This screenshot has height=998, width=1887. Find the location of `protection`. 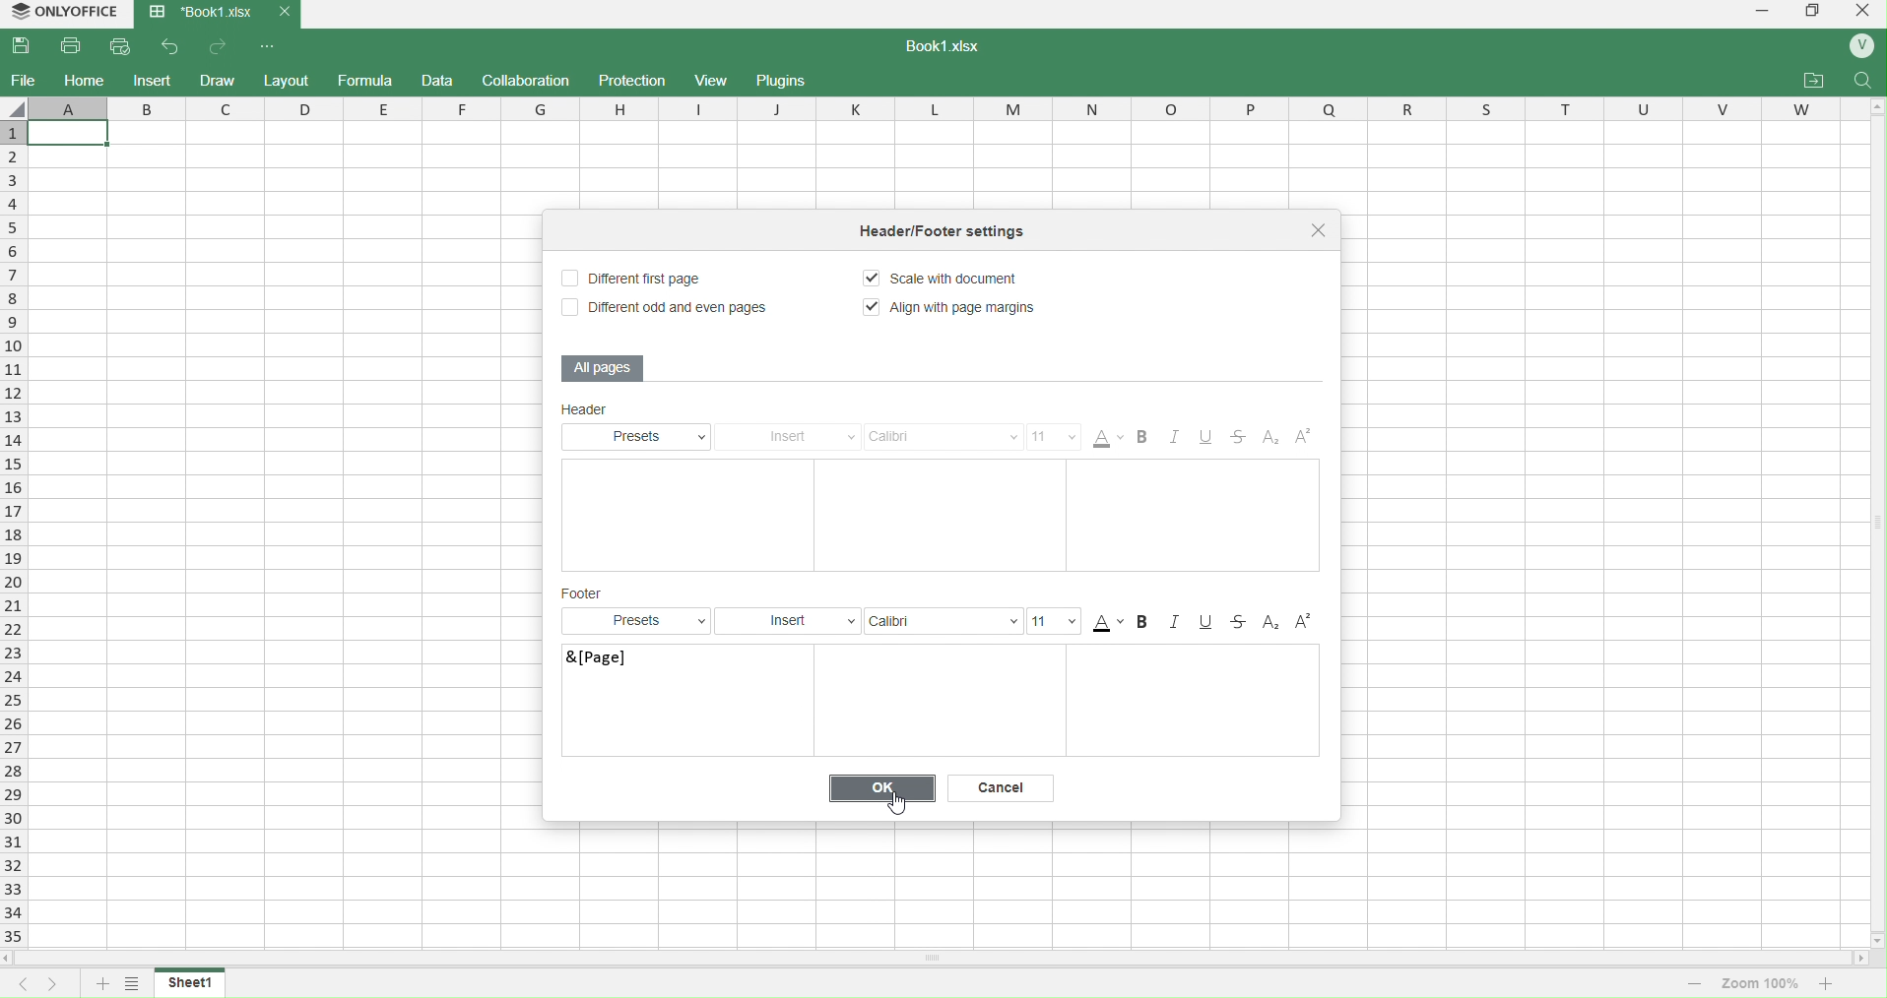

protection is located at coordinates (628, 80).